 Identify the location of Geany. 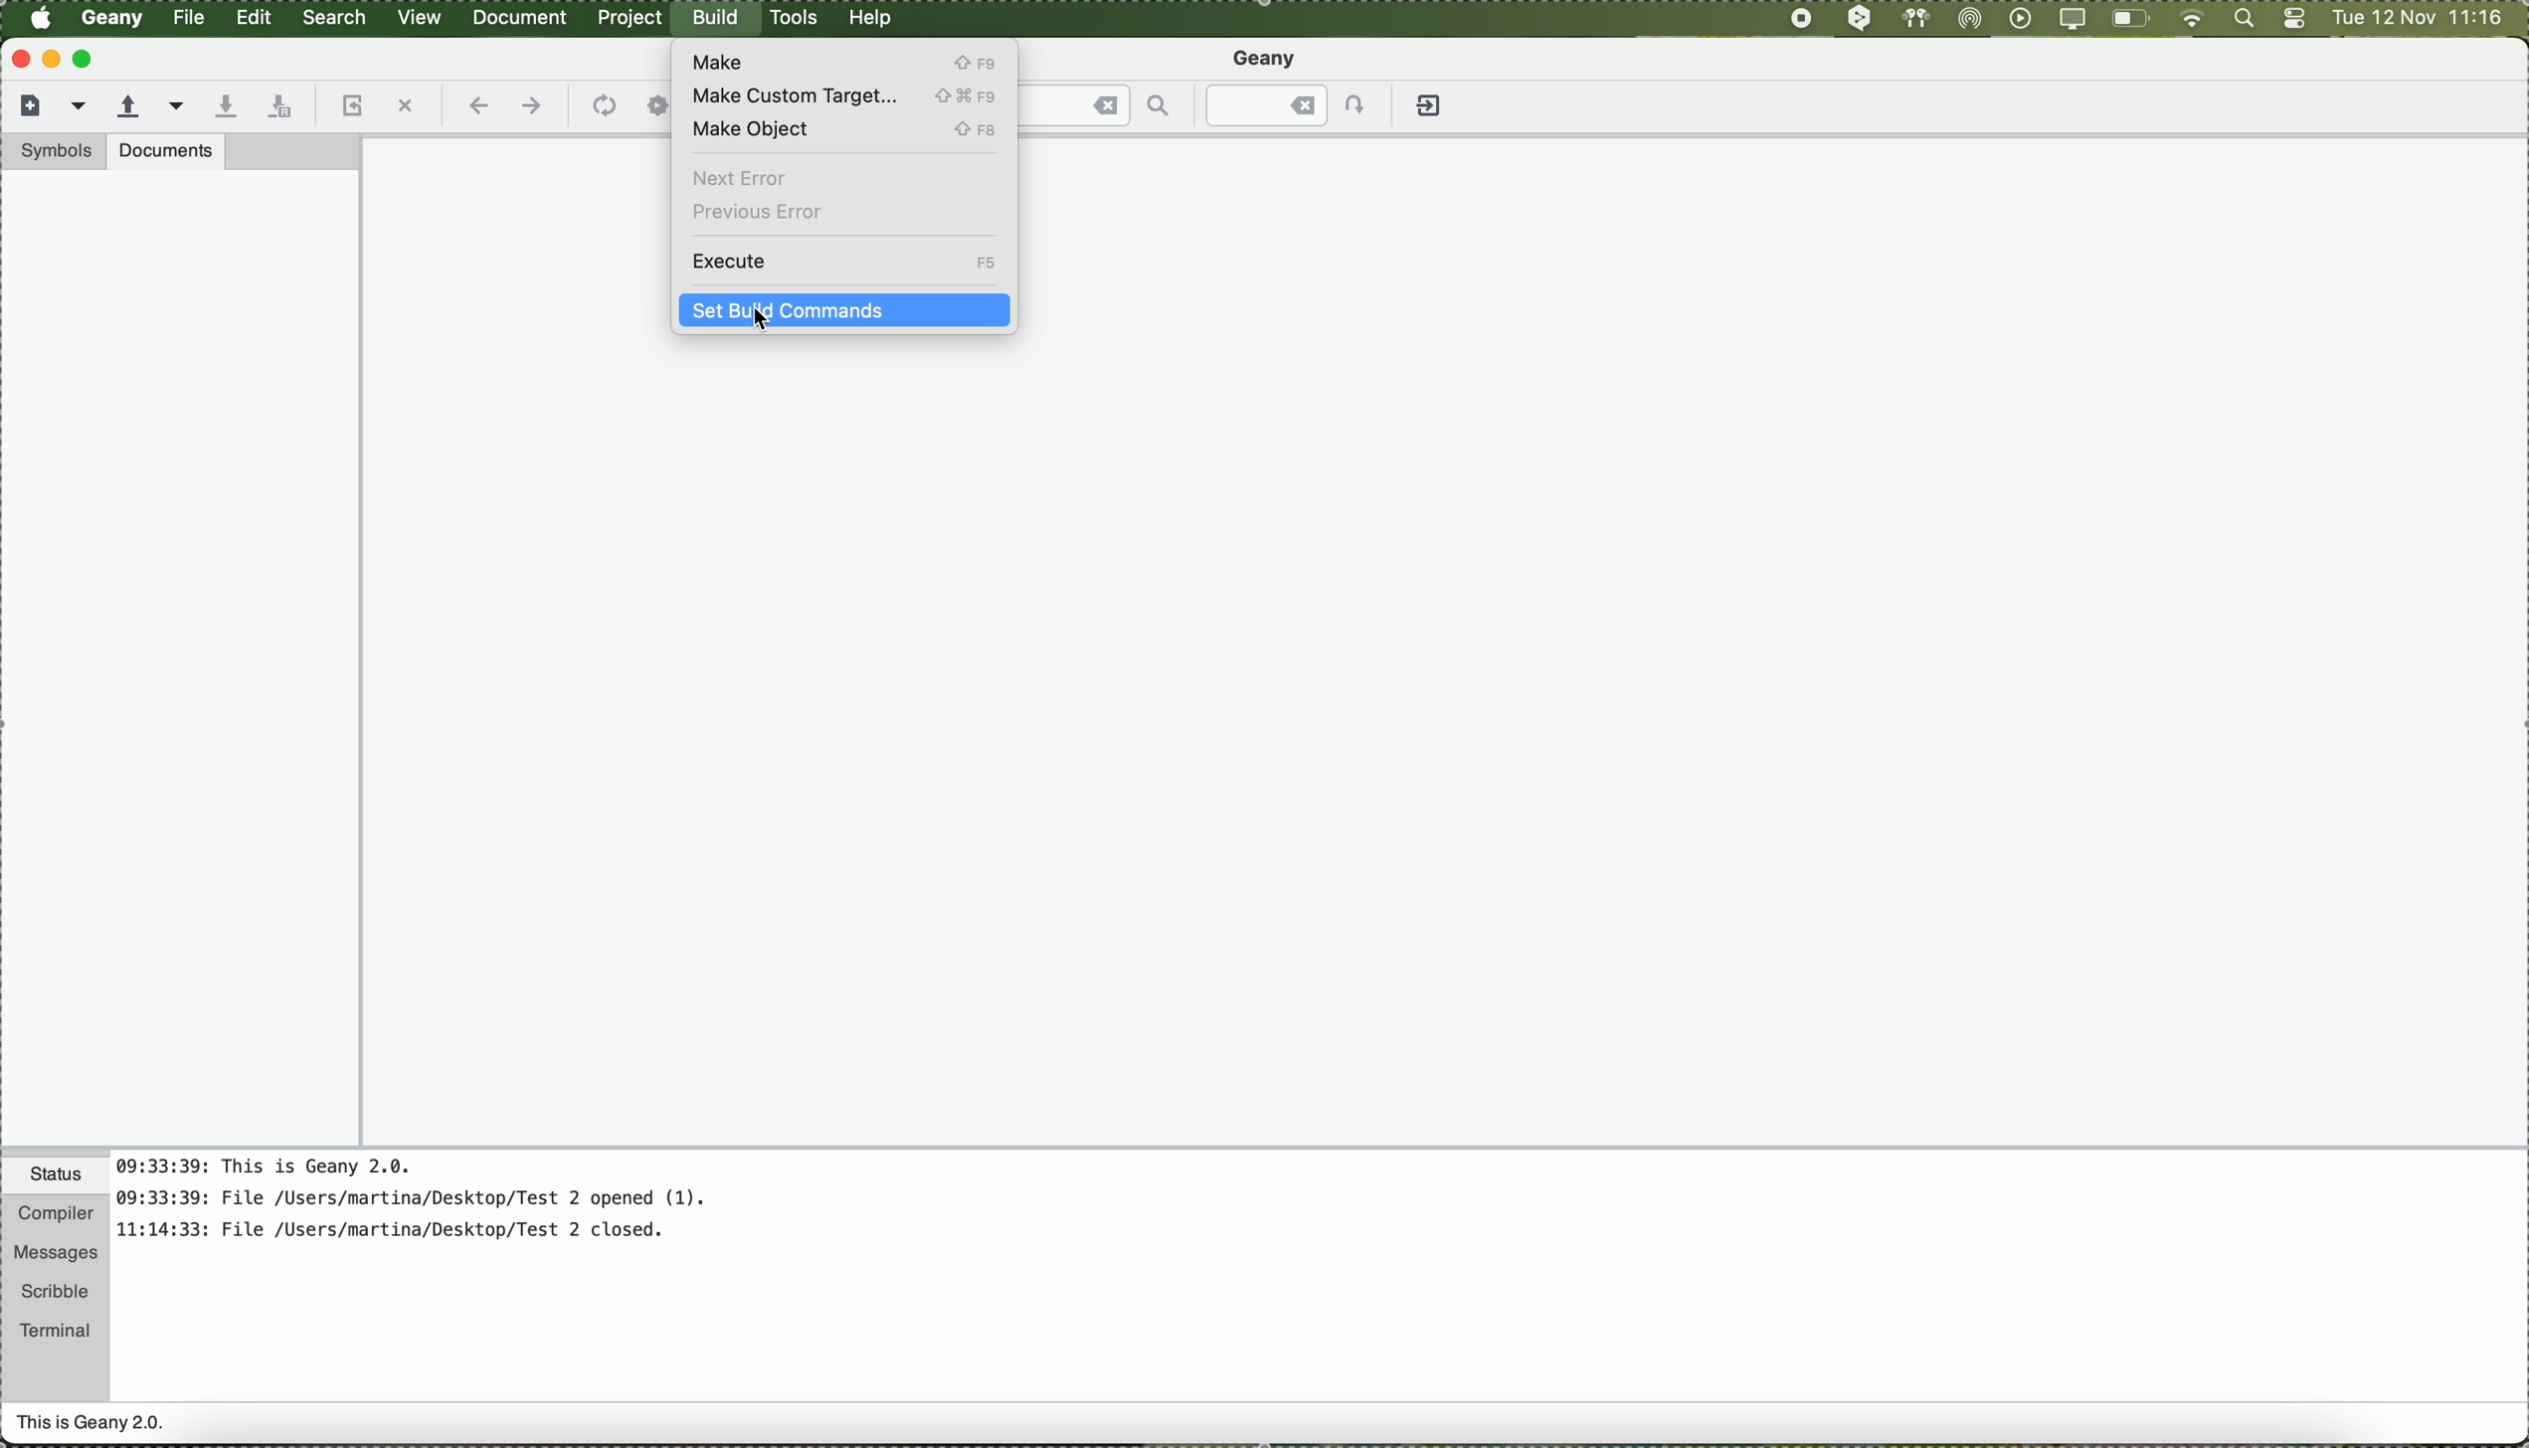
(1268, 61).